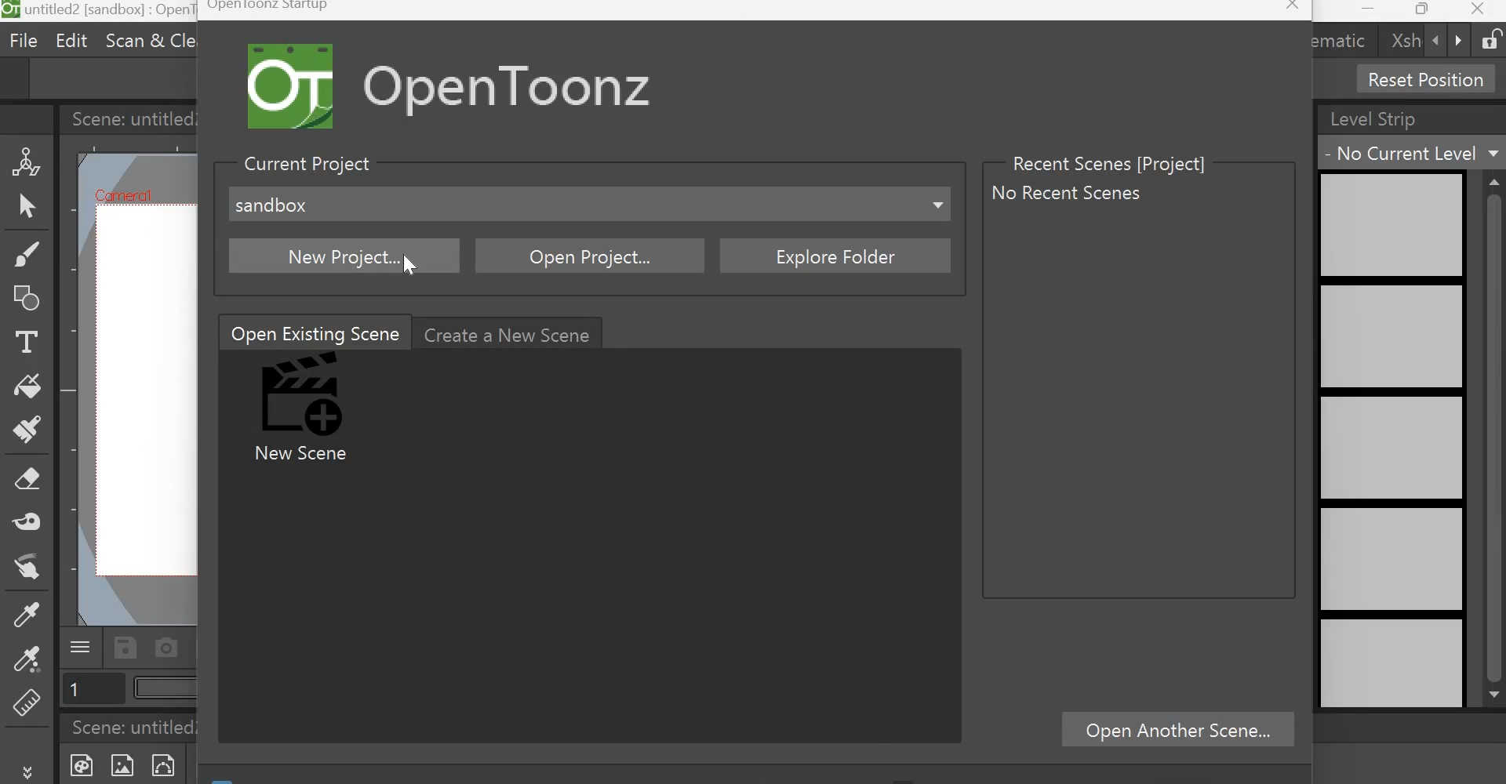  I want to click on Edit, so click(68, 40).